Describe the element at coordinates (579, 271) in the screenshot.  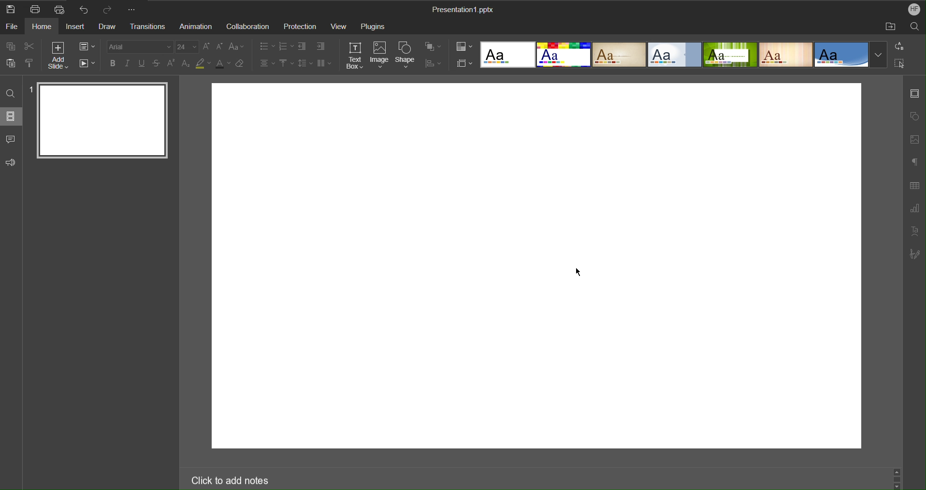
I see `cursor` at that location.